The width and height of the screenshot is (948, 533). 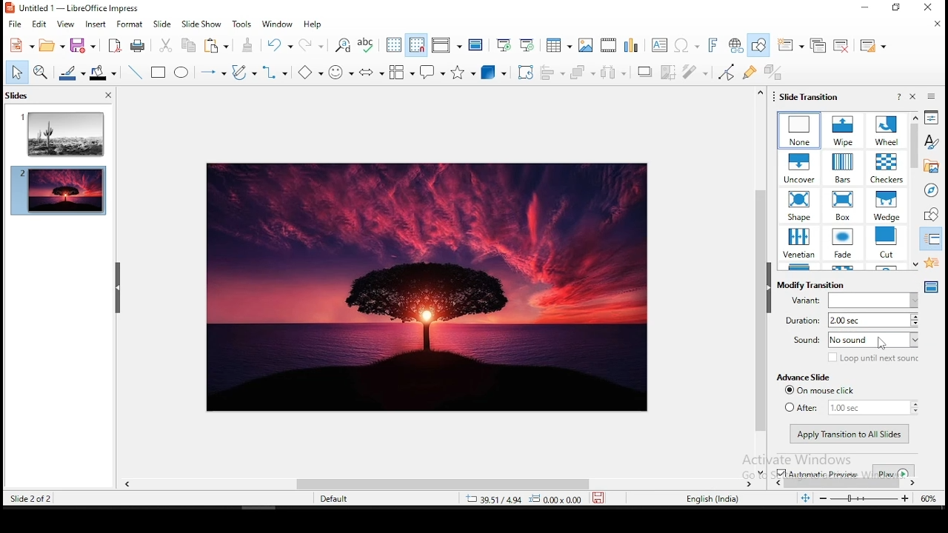 What do you see at coordinates (615, 72) in the screenshot?
I see `distribute` at bounding box center [615, 72].